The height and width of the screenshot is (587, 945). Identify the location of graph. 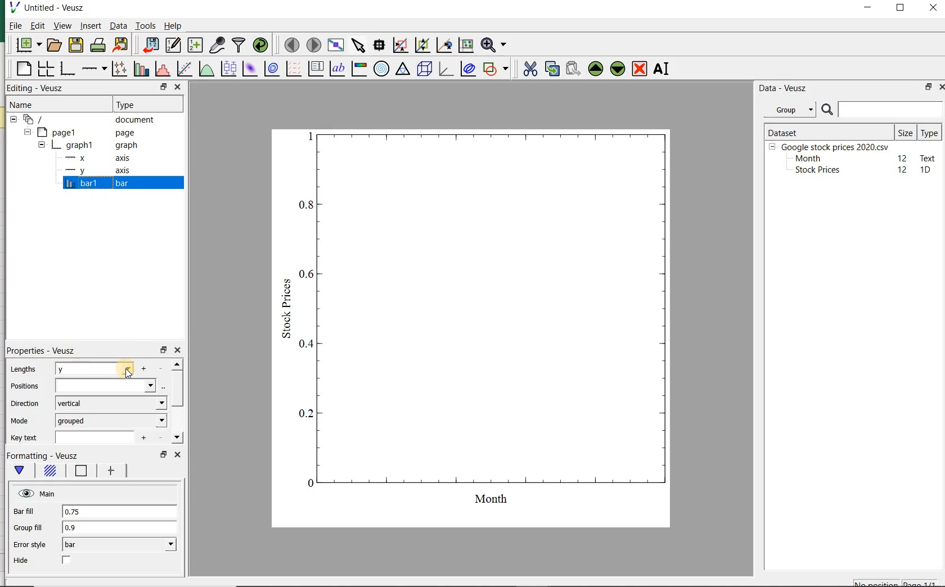
(479, 326).